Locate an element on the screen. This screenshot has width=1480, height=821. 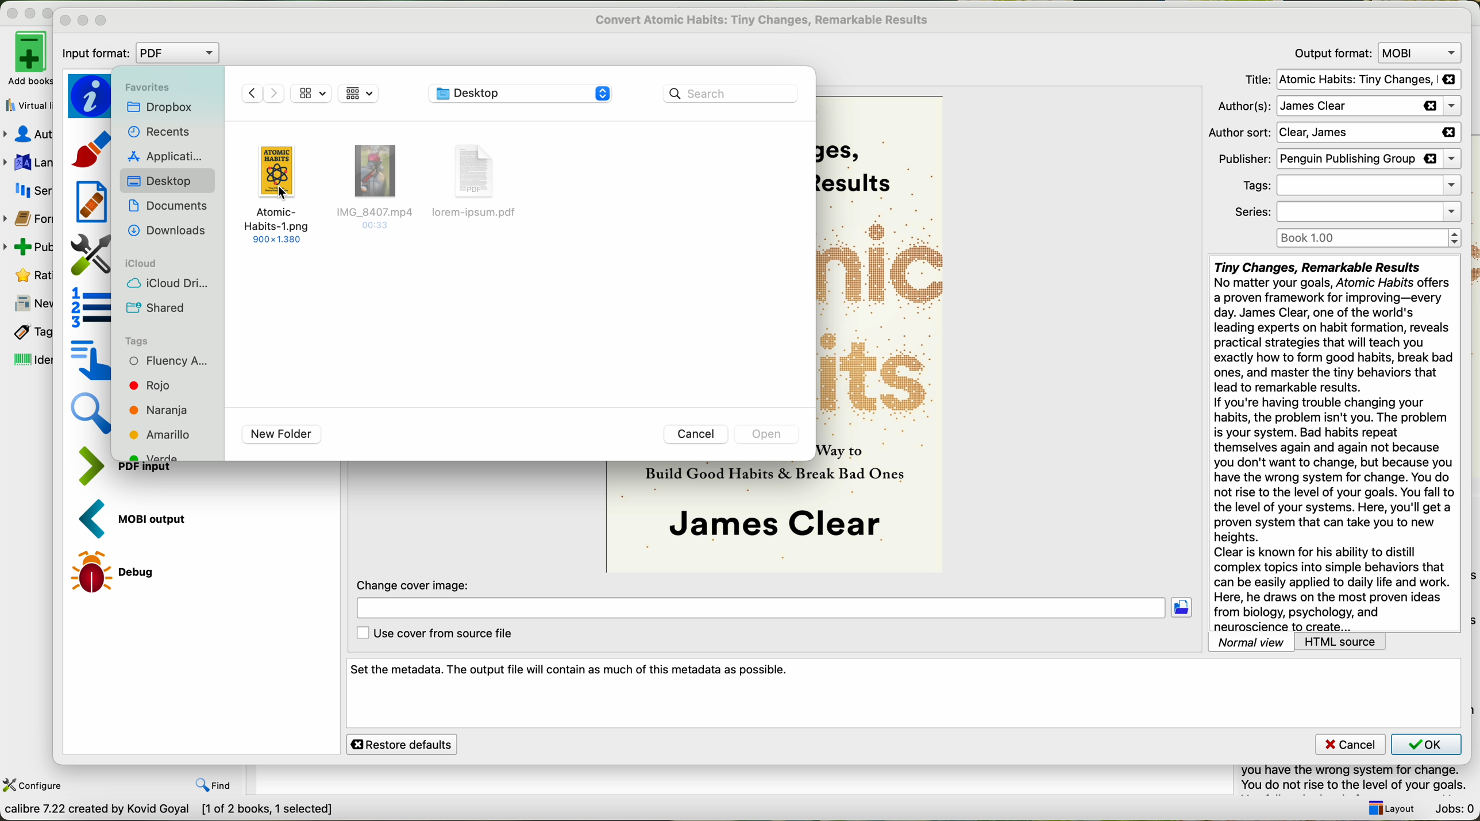
input format: PDF is located at coordinates (143, 54).